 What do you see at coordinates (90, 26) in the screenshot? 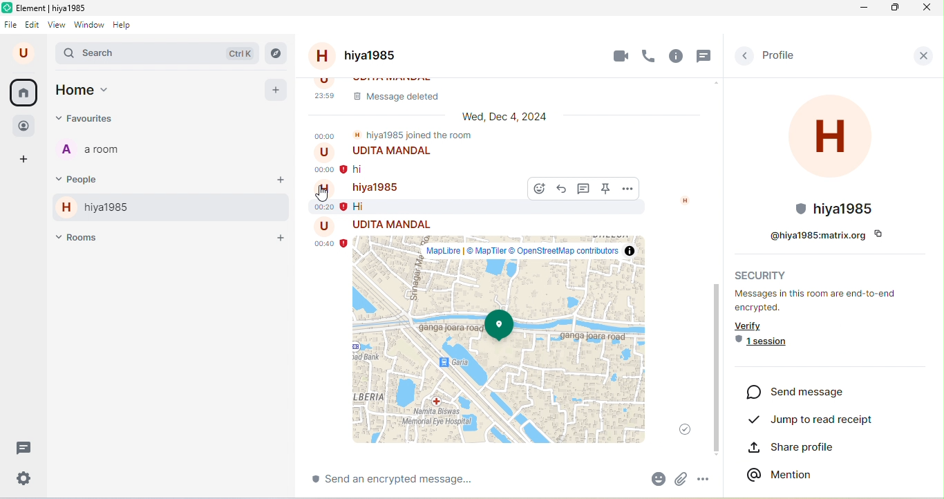
I see `window` at bounding box center [90, 26].